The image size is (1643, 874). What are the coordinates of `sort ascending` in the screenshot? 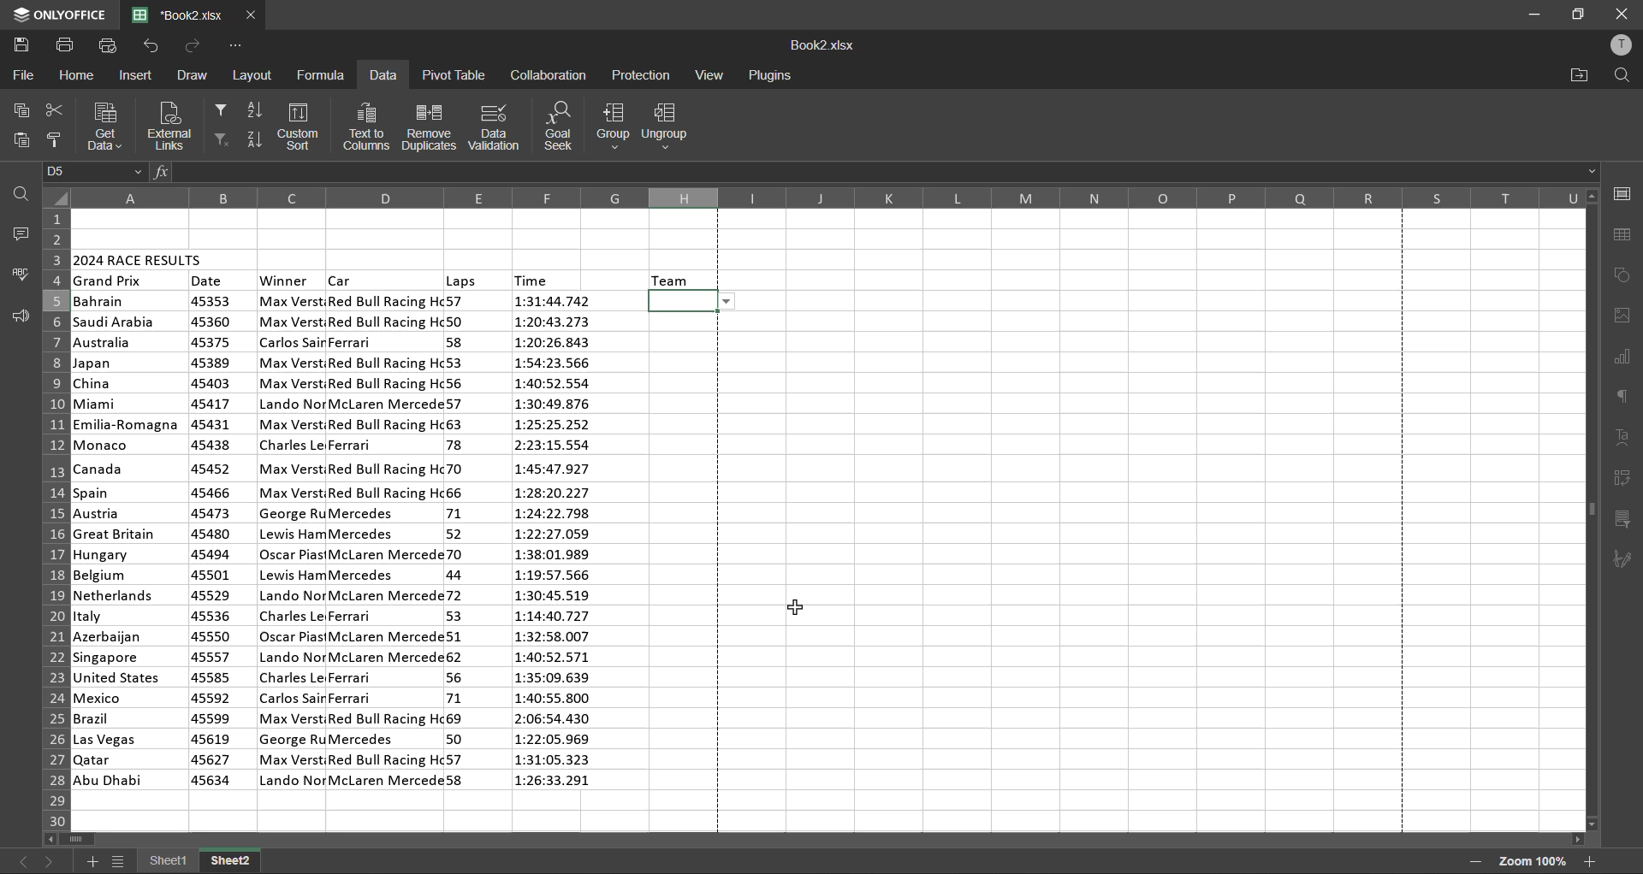 It's located at (255, 112).